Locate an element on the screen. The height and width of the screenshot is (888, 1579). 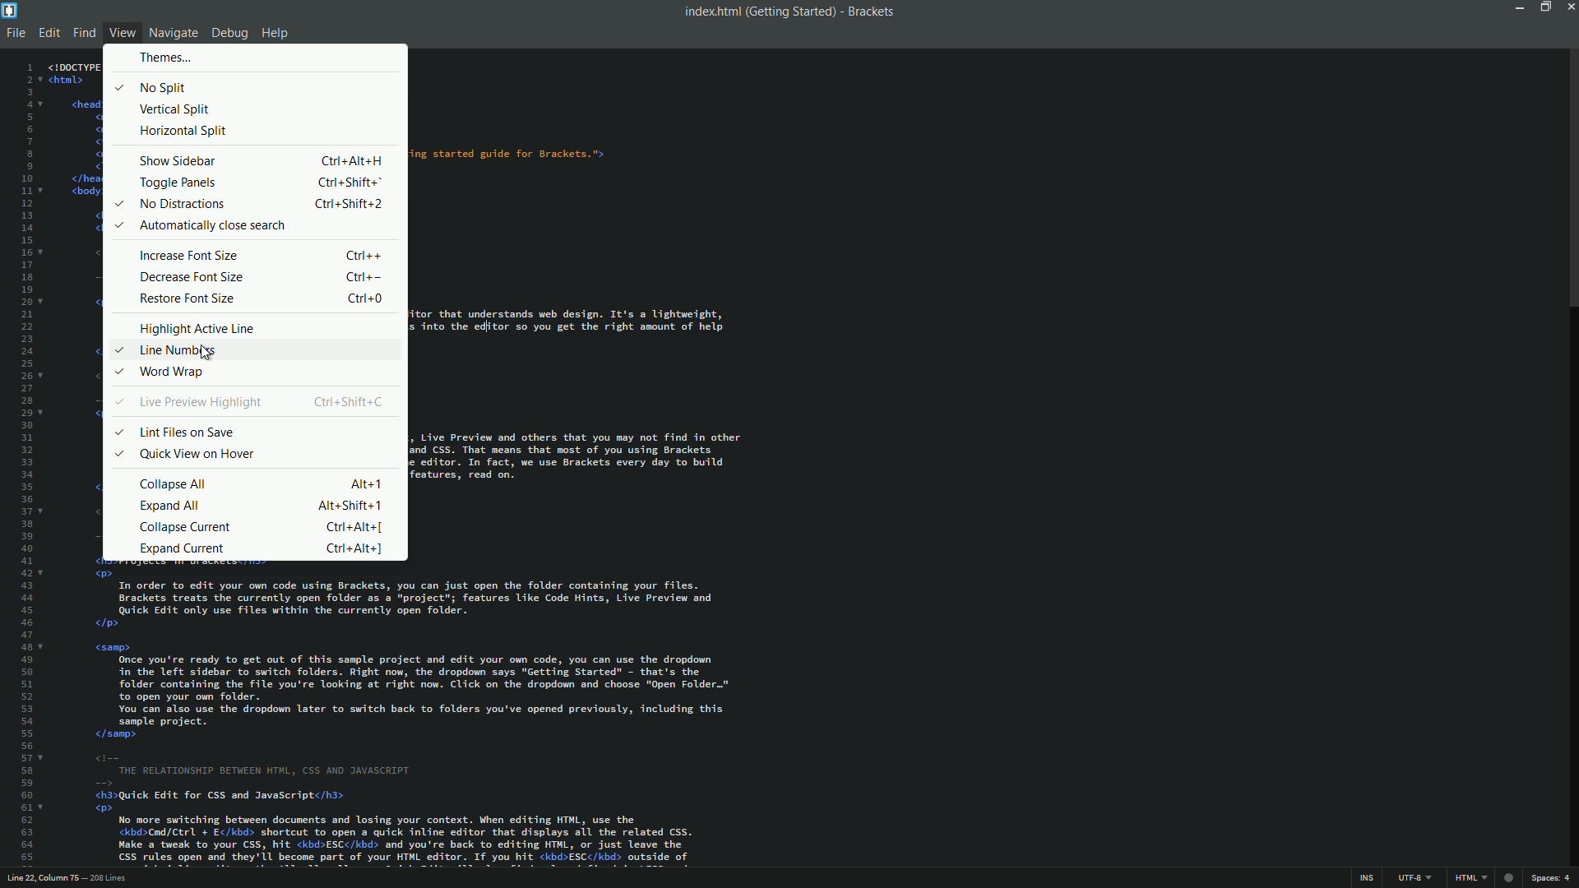
Horizontal Split is located at coordinates (182, 131).